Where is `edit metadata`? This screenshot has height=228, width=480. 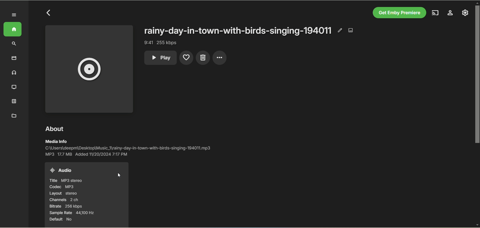
edit metadata is located at coordinates (341, 31).